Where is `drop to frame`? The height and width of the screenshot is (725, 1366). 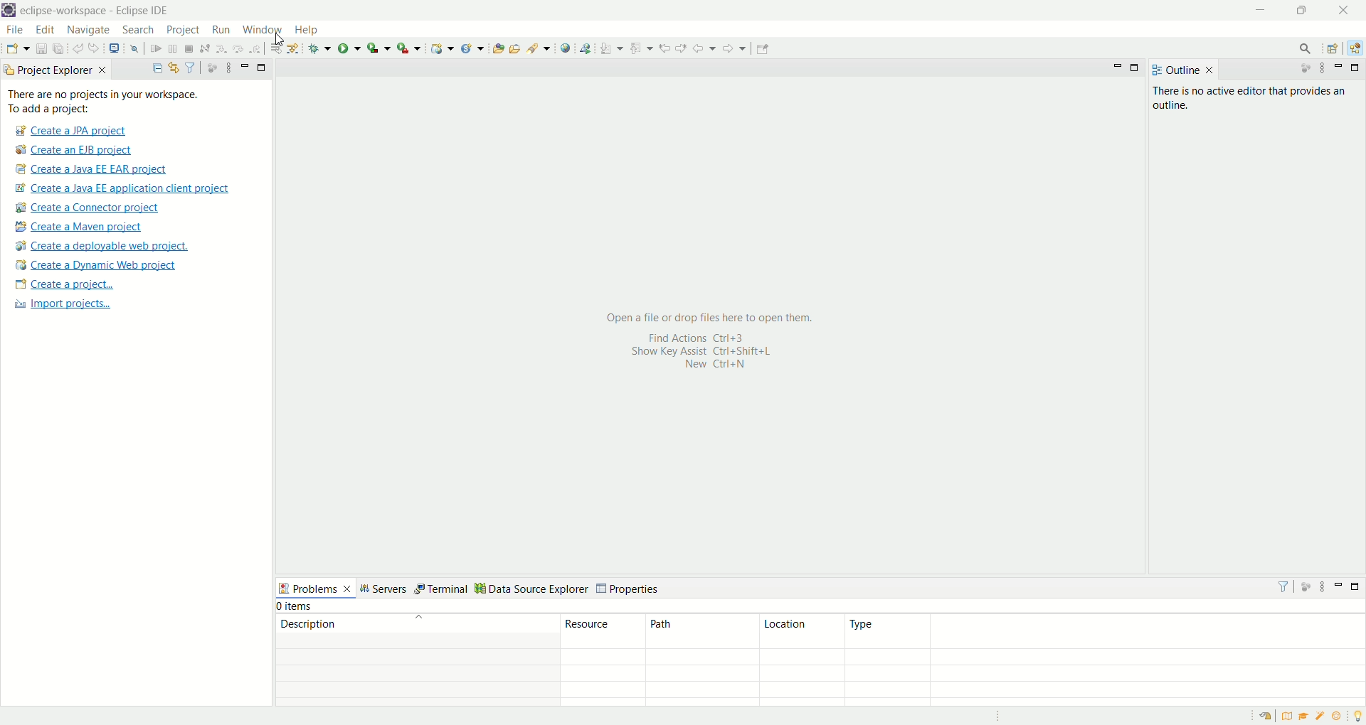 drop to frame is located at coordinates (272, 48).